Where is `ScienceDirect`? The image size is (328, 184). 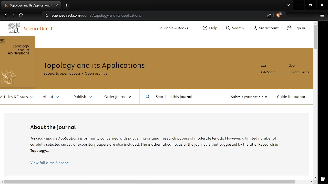 ScienceDirect is located at coordinates (38, 29).